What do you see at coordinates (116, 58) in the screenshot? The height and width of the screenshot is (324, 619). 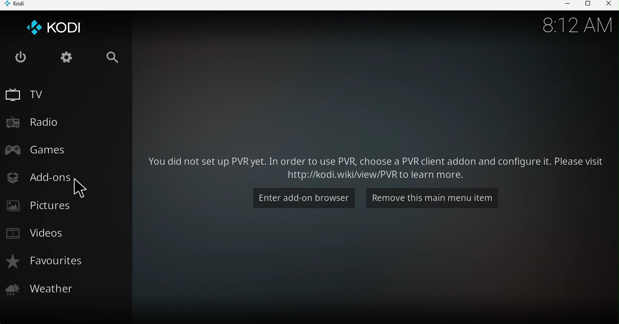 I see `Search` at bounding box center [116, 58].